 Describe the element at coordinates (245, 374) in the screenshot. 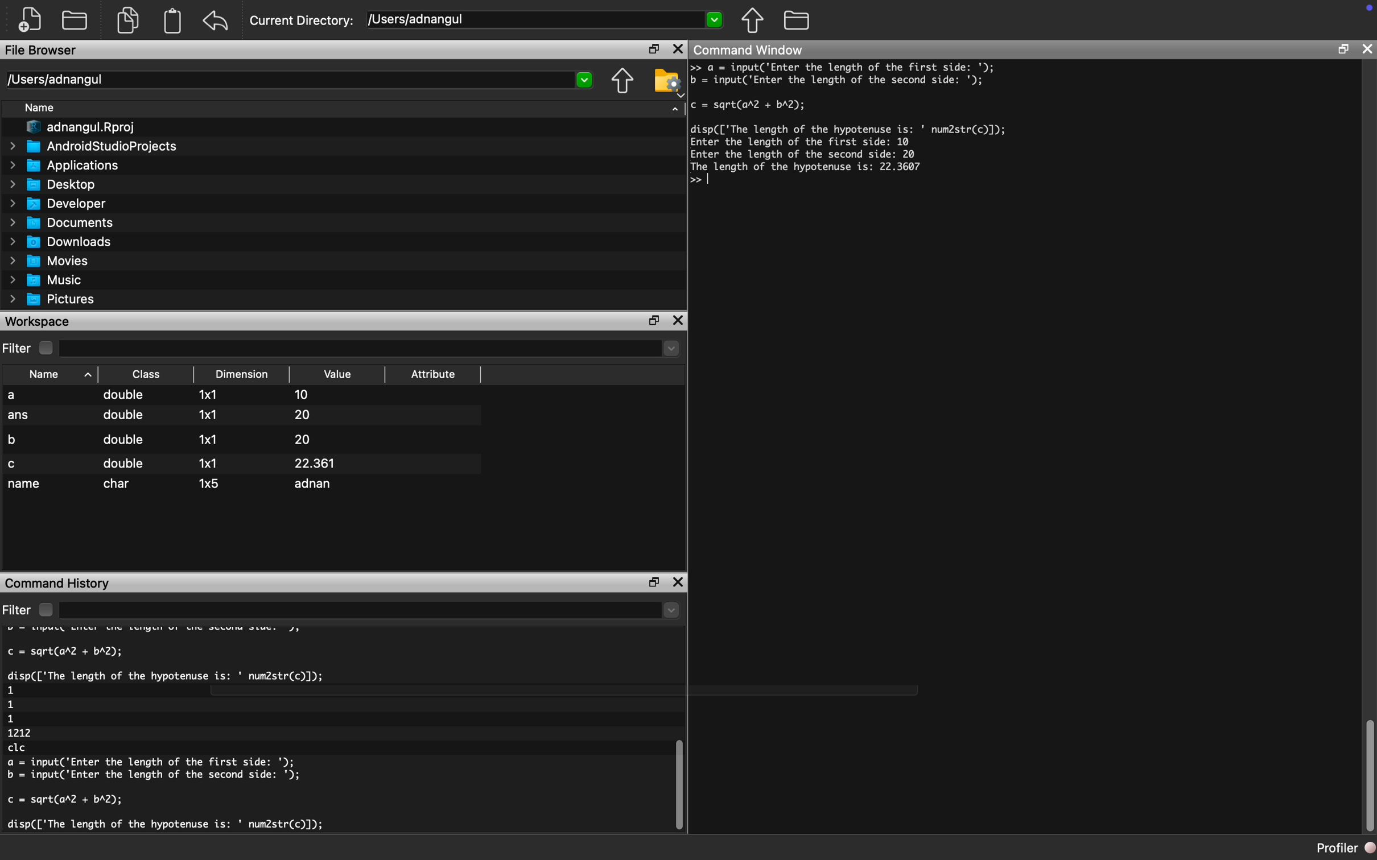

I see `Dimension` at that location.